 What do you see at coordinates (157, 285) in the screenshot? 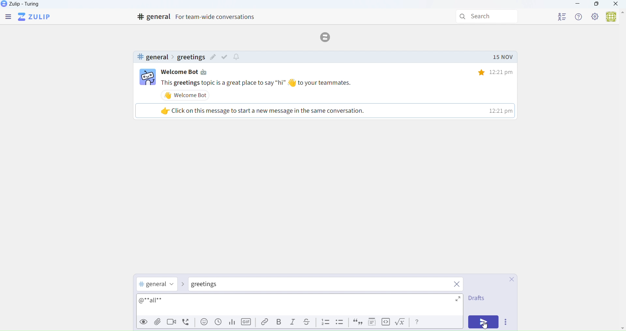
I see `Channel` at bounding box center [157, 285].